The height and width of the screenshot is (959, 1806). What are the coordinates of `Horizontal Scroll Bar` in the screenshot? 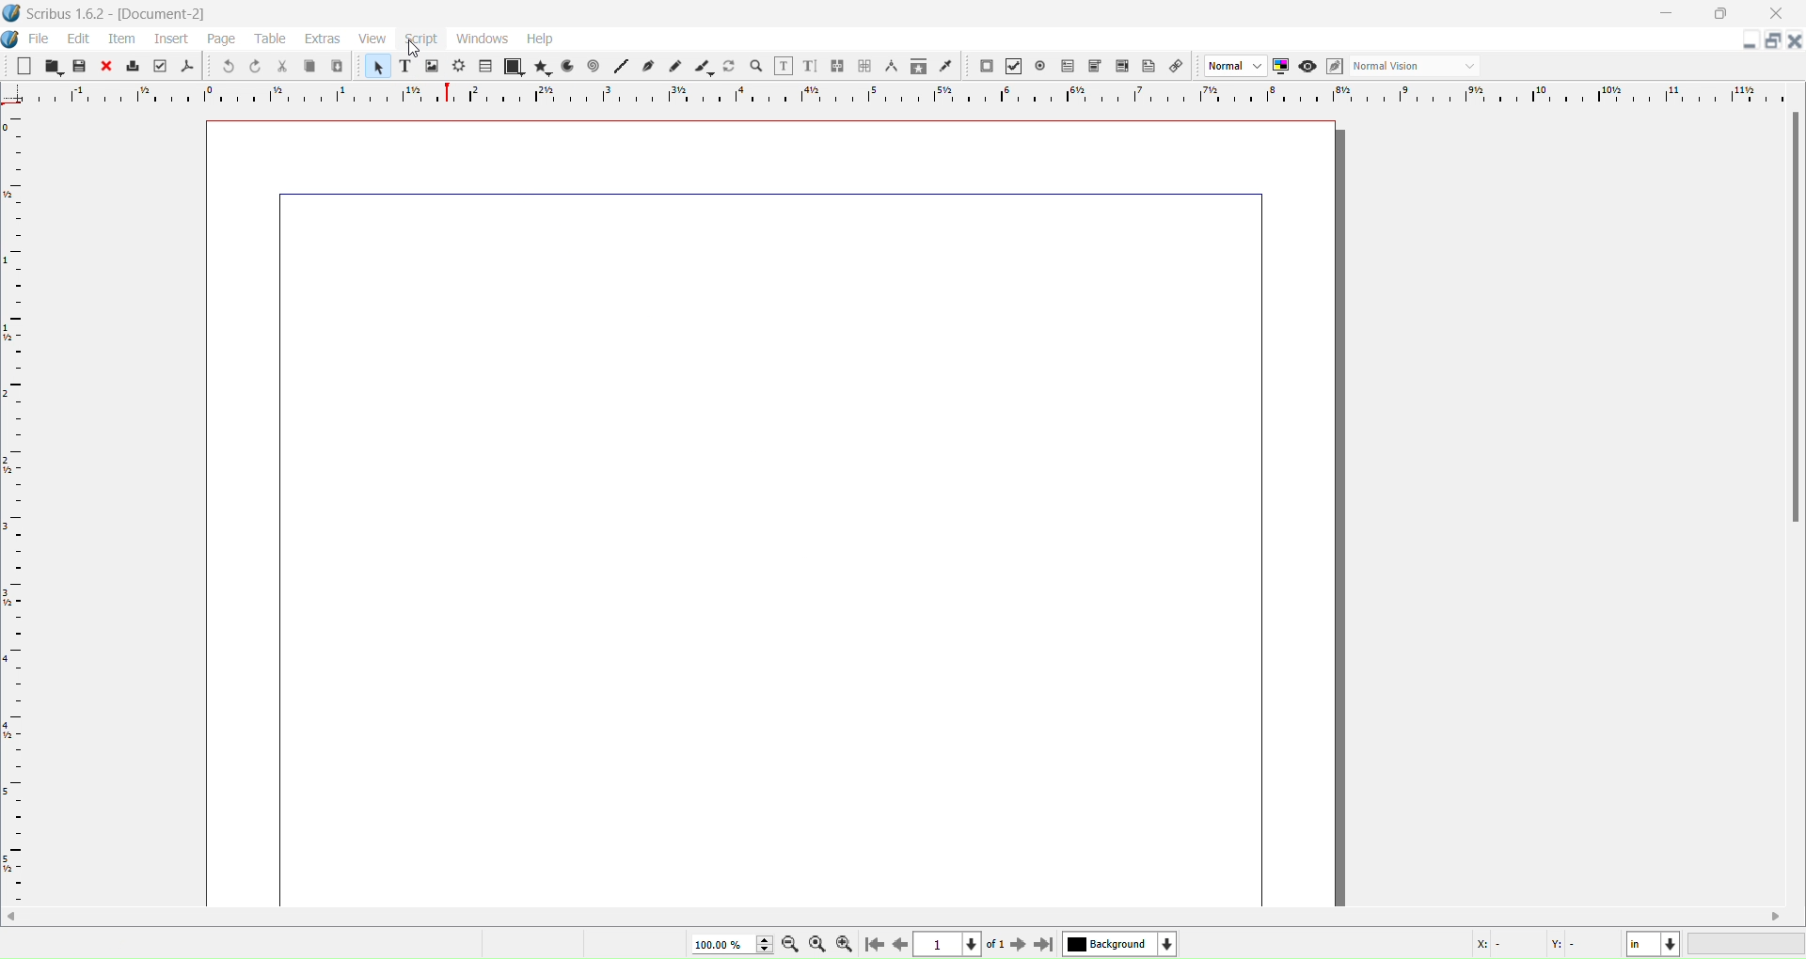 It's located at (903, 918).